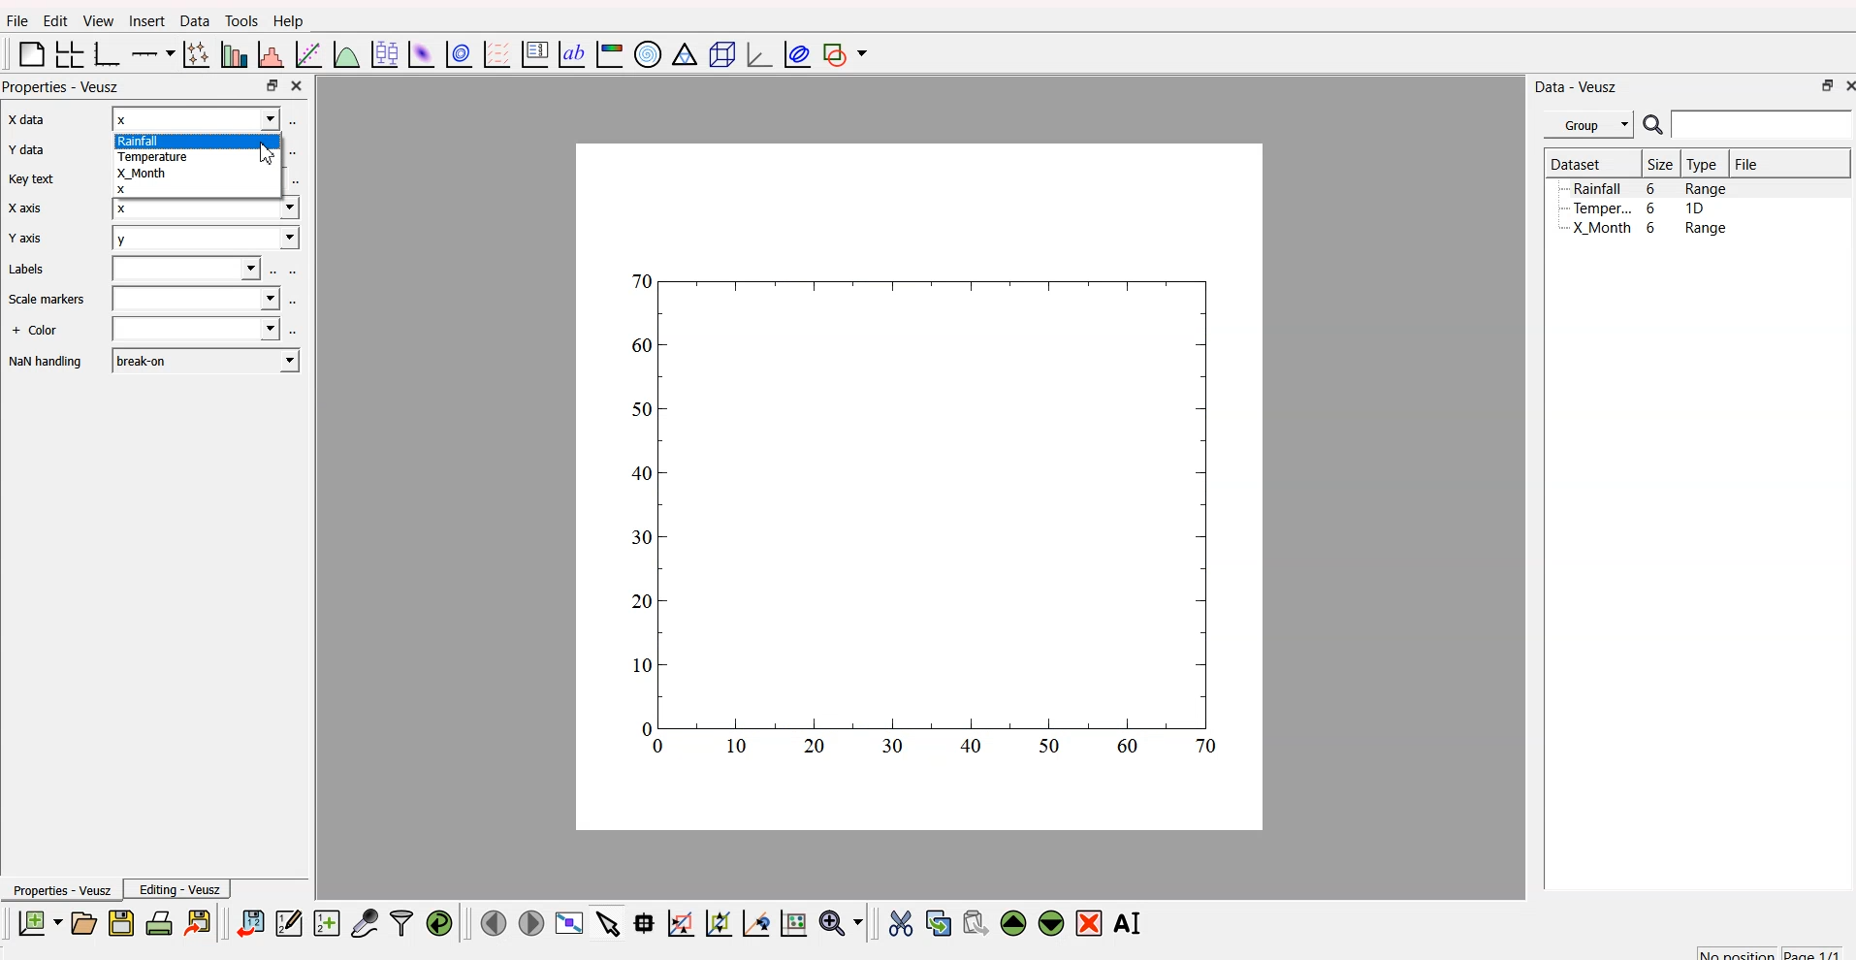 The image size is (1856, 960). I want to click on search bar, so click(1766, 127).